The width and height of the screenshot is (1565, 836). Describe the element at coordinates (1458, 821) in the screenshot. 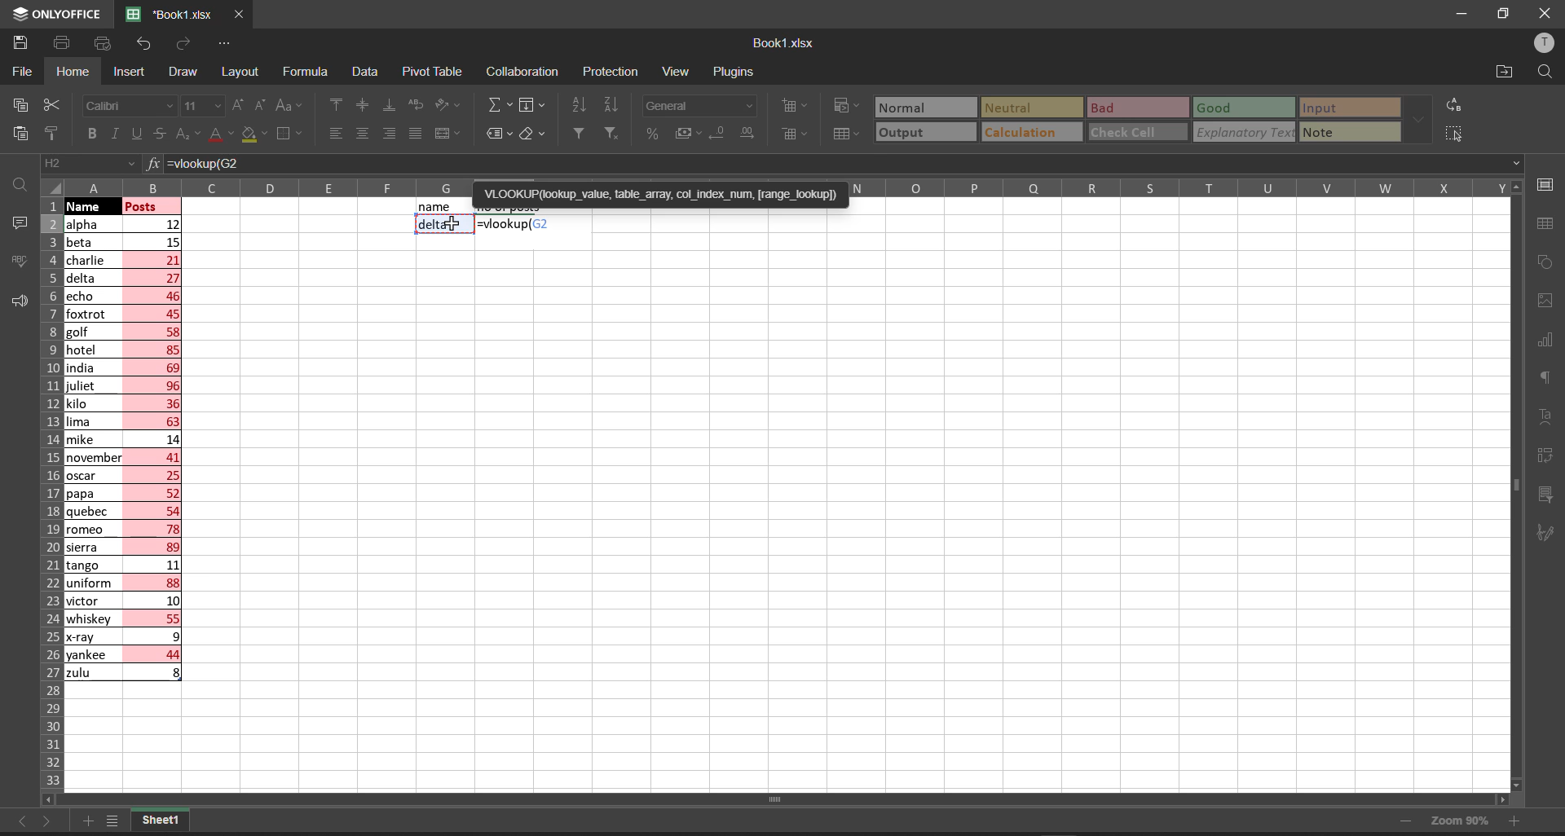

I see `zoom 90%` at that location.